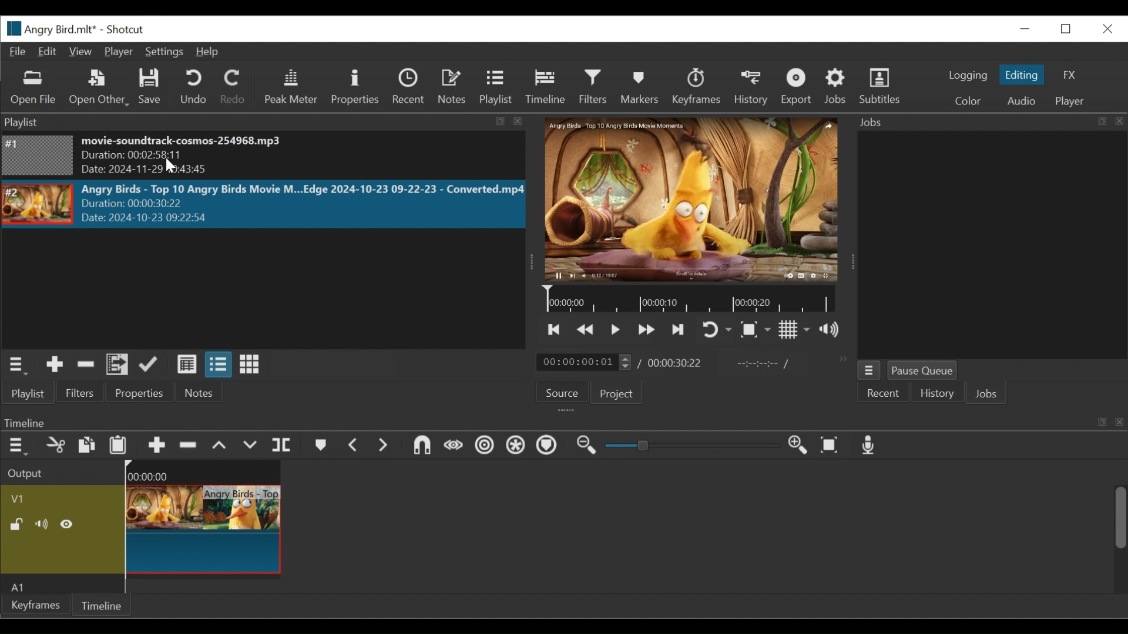  What do you see at coordinates (163, 52) in the screenshot?
I see `Settings` at bounding box center [163, 52].